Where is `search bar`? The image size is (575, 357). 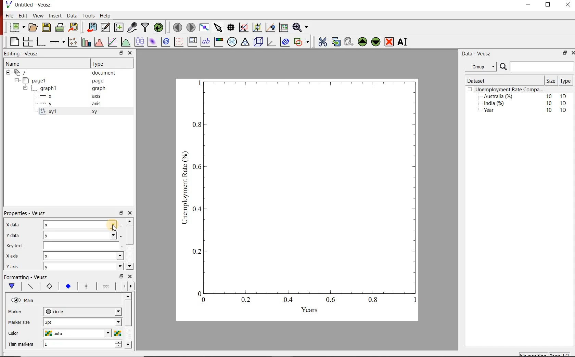
search bar is located at coordinates (536, 67).